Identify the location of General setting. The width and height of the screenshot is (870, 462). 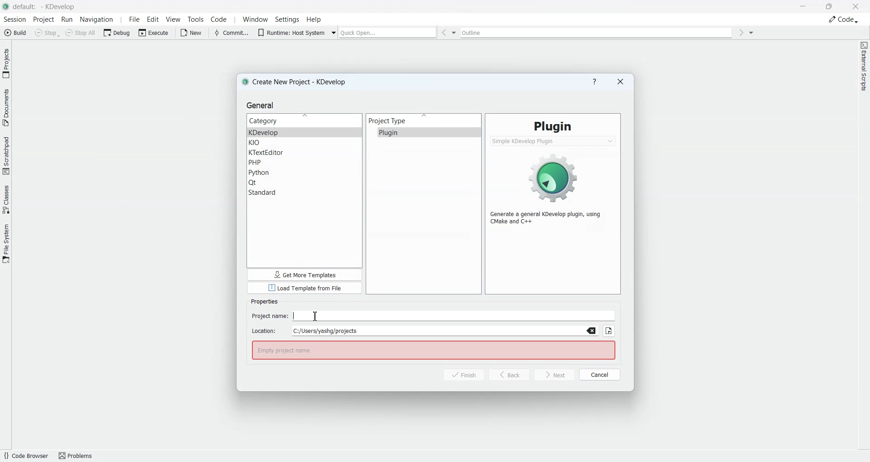
(262, 105).